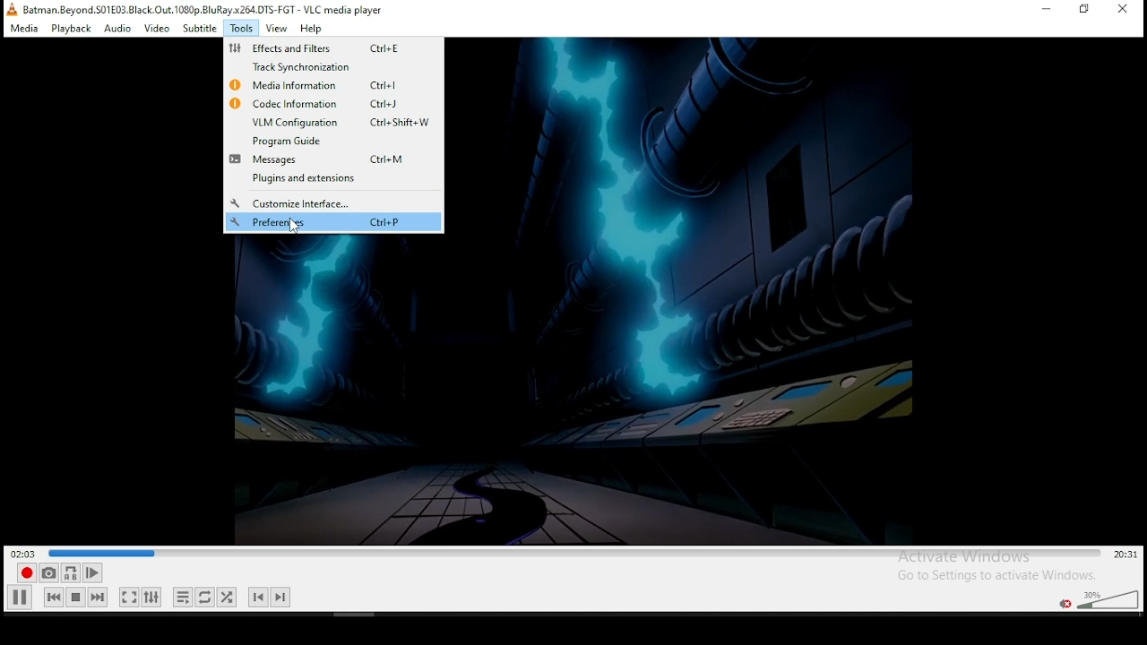  Describe the element at coordinates (25, 553) in the screenshot. I see `elapsed time` at that location.